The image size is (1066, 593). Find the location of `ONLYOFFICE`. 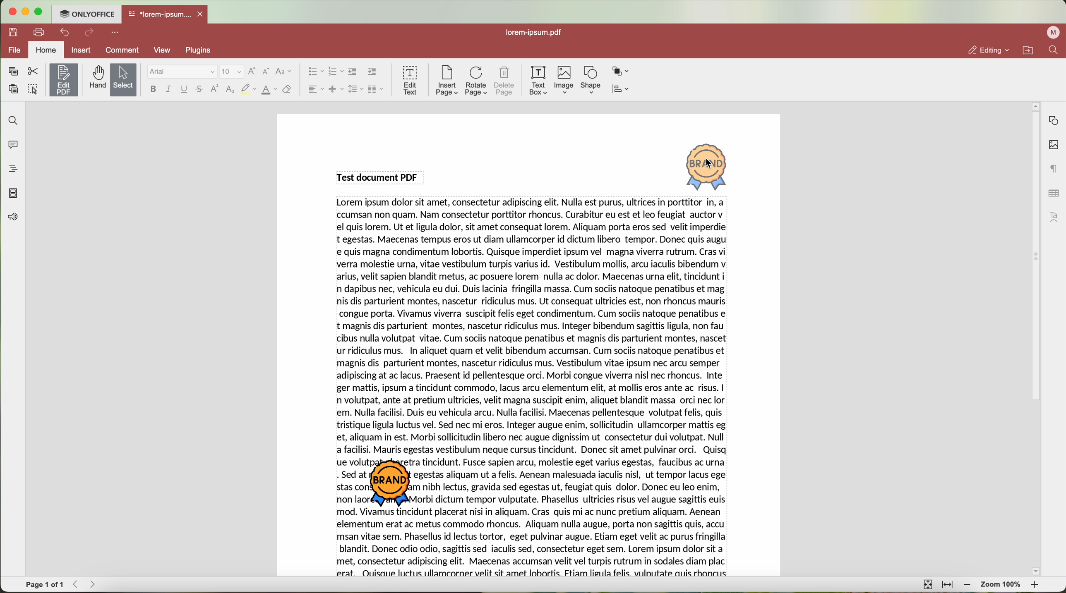

ONLYOFFICE is located at coordinates (86, 13).